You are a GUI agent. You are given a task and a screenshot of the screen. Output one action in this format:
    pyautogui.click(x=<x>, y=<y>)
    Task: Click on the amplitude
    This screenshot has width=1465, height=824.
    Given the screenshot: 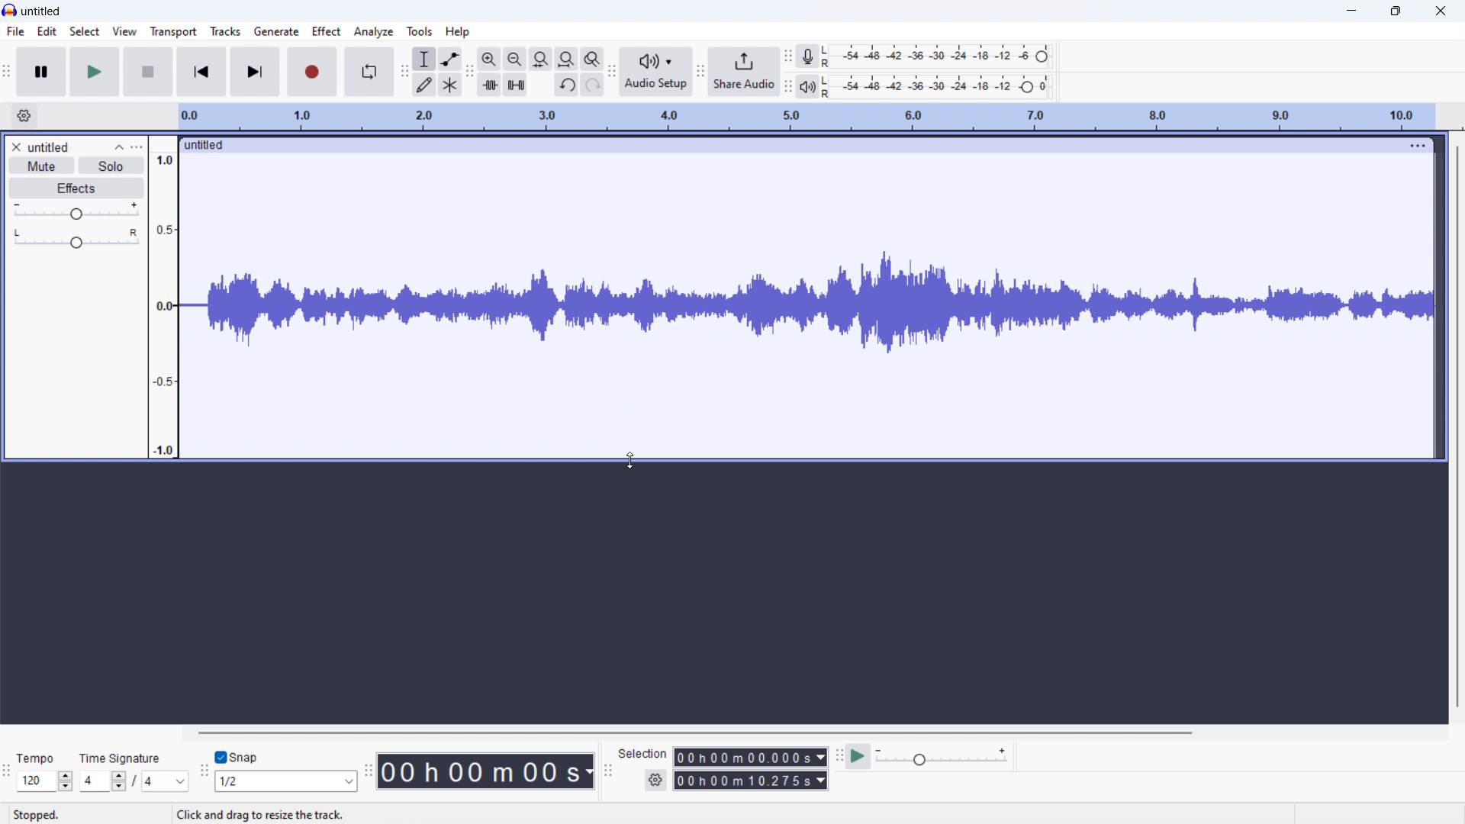 What is the action you would take?
    pyautogui.click(x=162, y=296)
    